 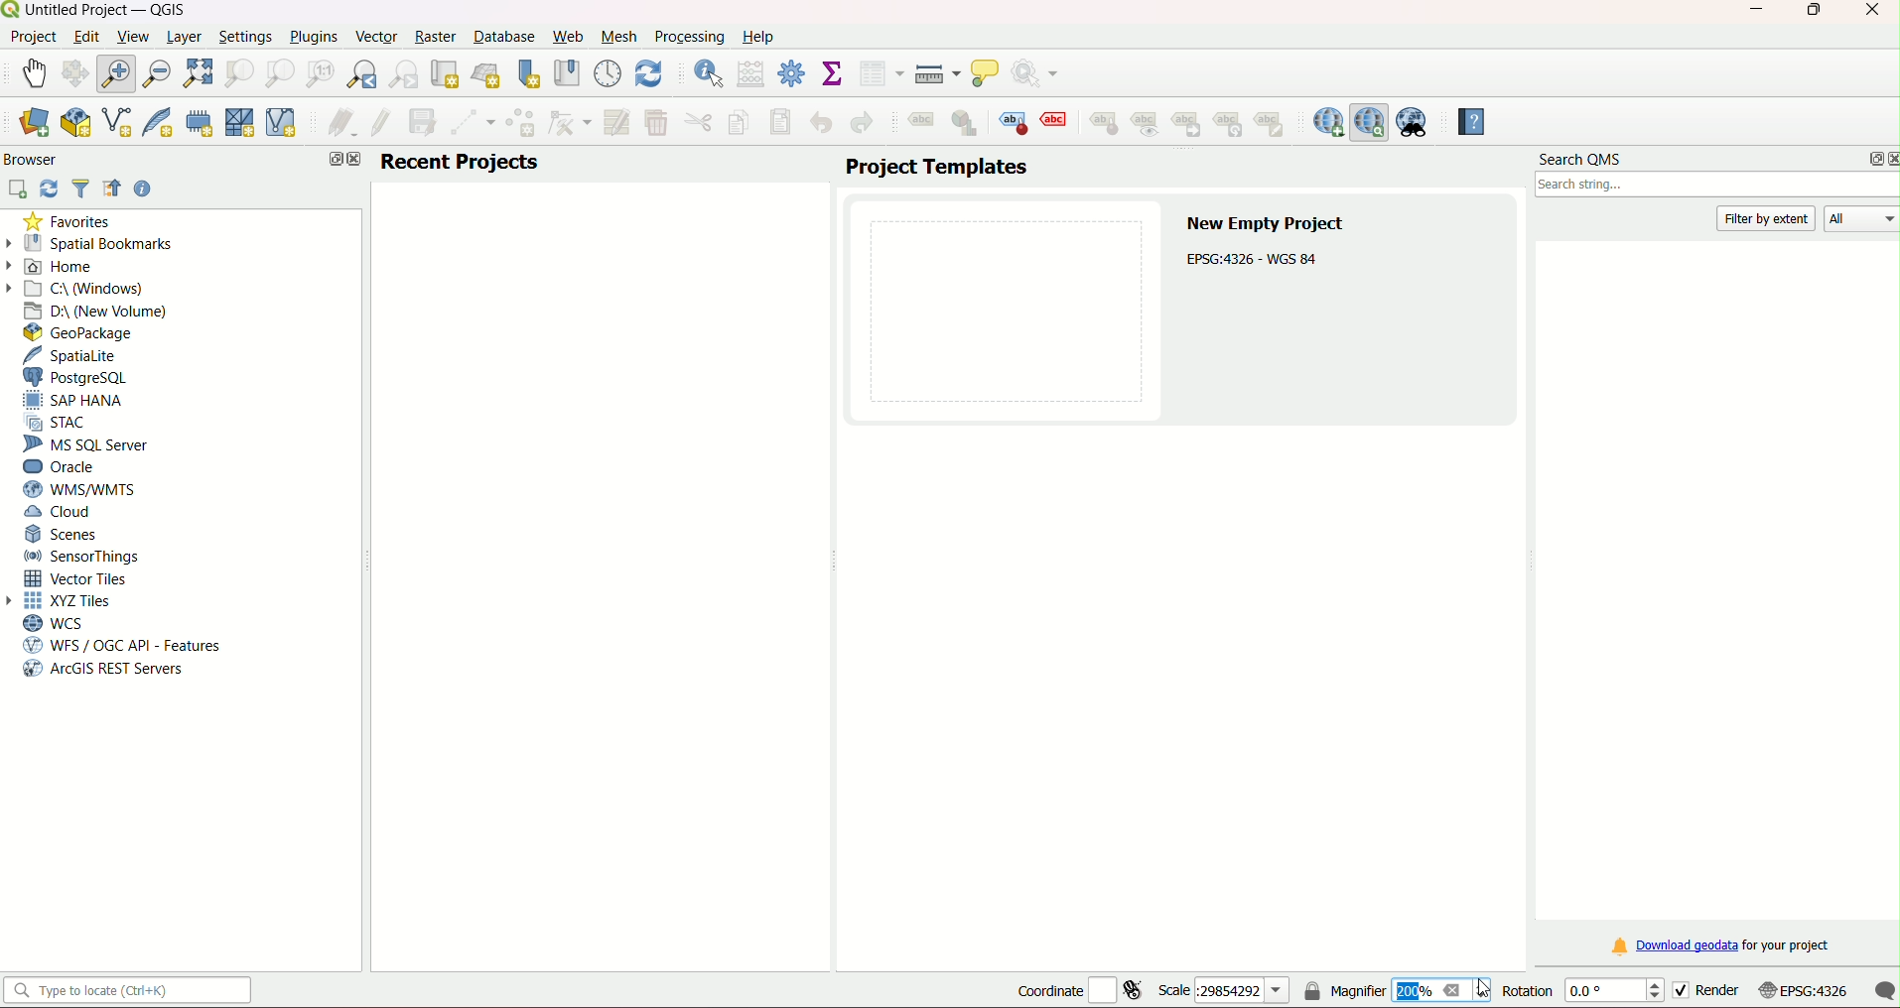 I want to click on new virtual layer, so click(x=285, y=122).